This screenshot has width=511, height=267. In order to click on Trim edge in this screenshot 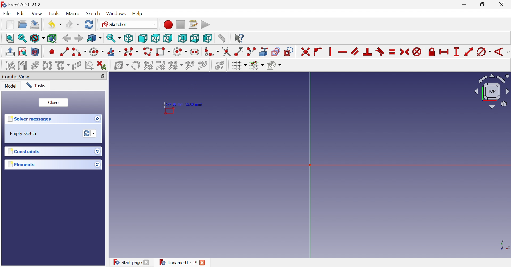, I will do `click(226, 52)`.